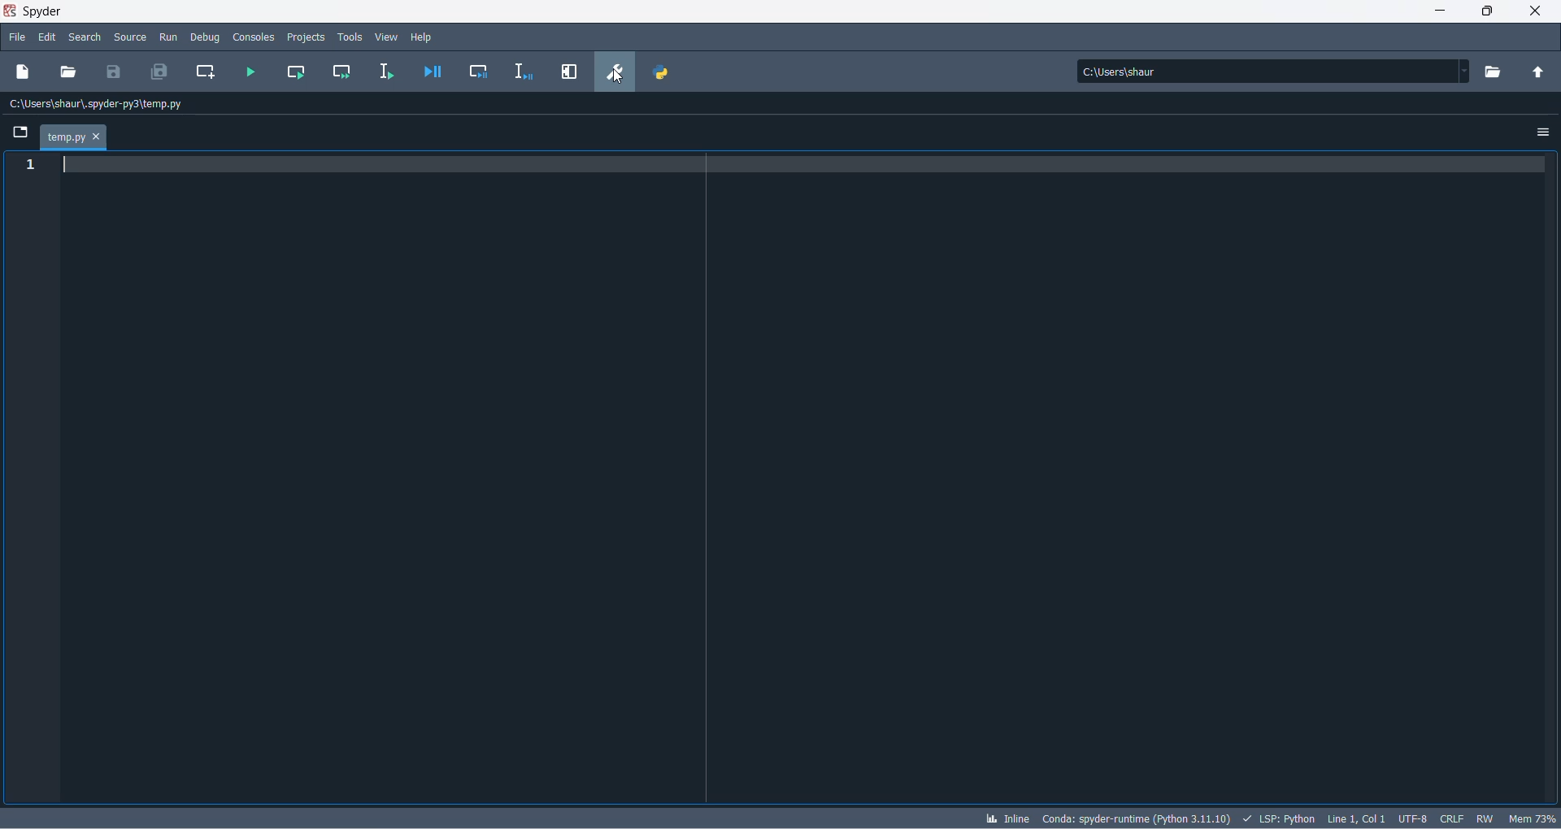 The image size is (1561, 829). What do you see at coordinates (616, 72) in the screenshot?
I see `preferences` at bounding box center [616, 72].